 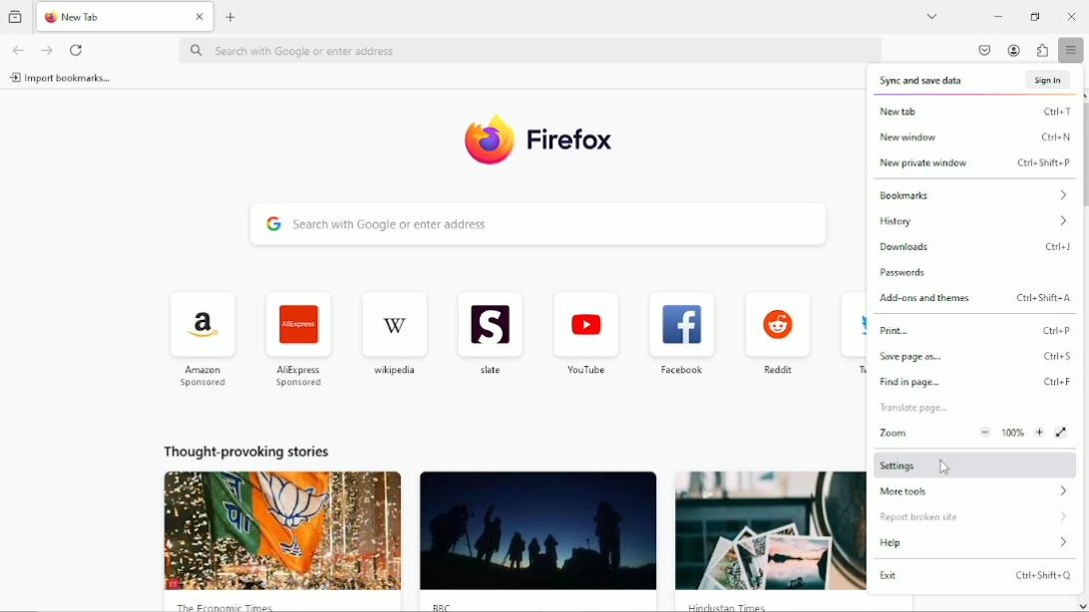 What do you see at coordinates (987, 433) in the screenshot?
I see `decrease` at bounding box center [987, 433].